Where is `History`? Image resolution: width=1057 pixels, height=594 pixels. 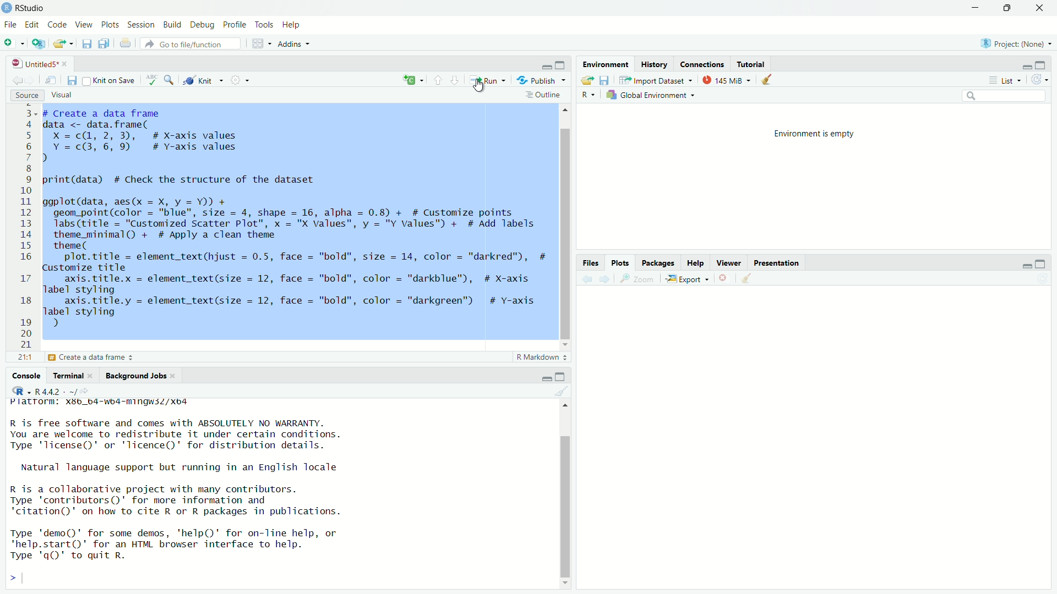 History is located at coordinates (653, 65).